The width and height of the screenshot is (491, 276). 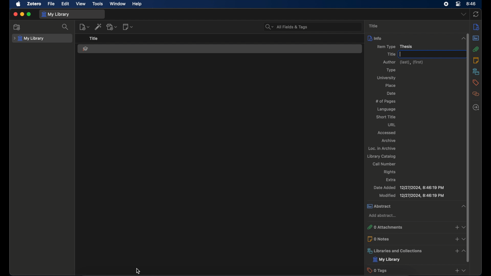 I want to click on screen recorder, so click(x=446, y=4).